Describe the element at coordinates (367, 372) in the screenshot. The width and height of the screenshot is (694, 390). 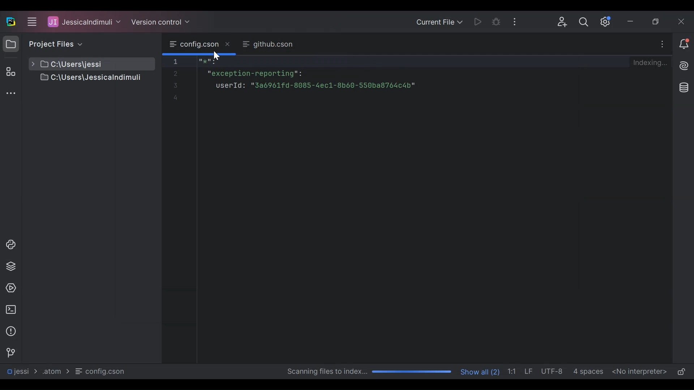
I see `Scanning files to index Progress` at that location.